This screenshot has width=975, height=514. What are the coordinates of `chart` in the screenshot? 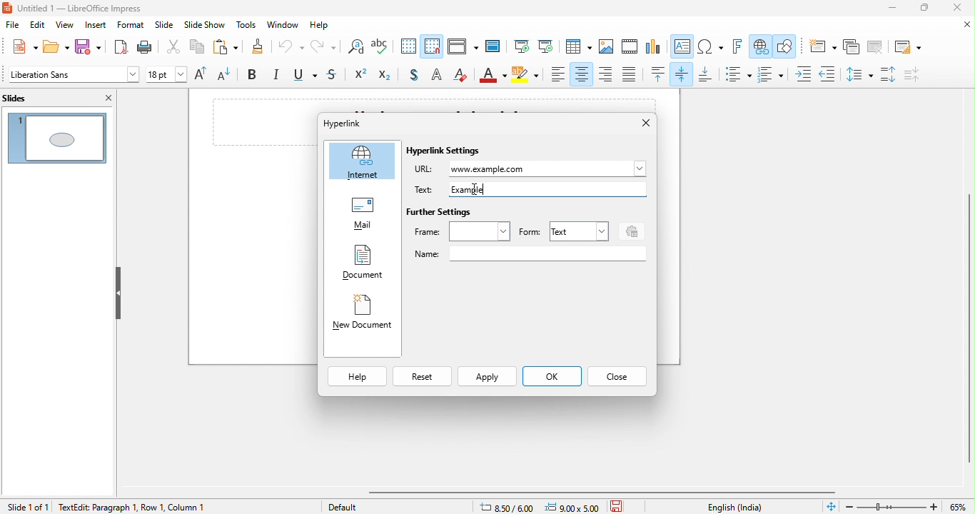 It's located at (654, 48).